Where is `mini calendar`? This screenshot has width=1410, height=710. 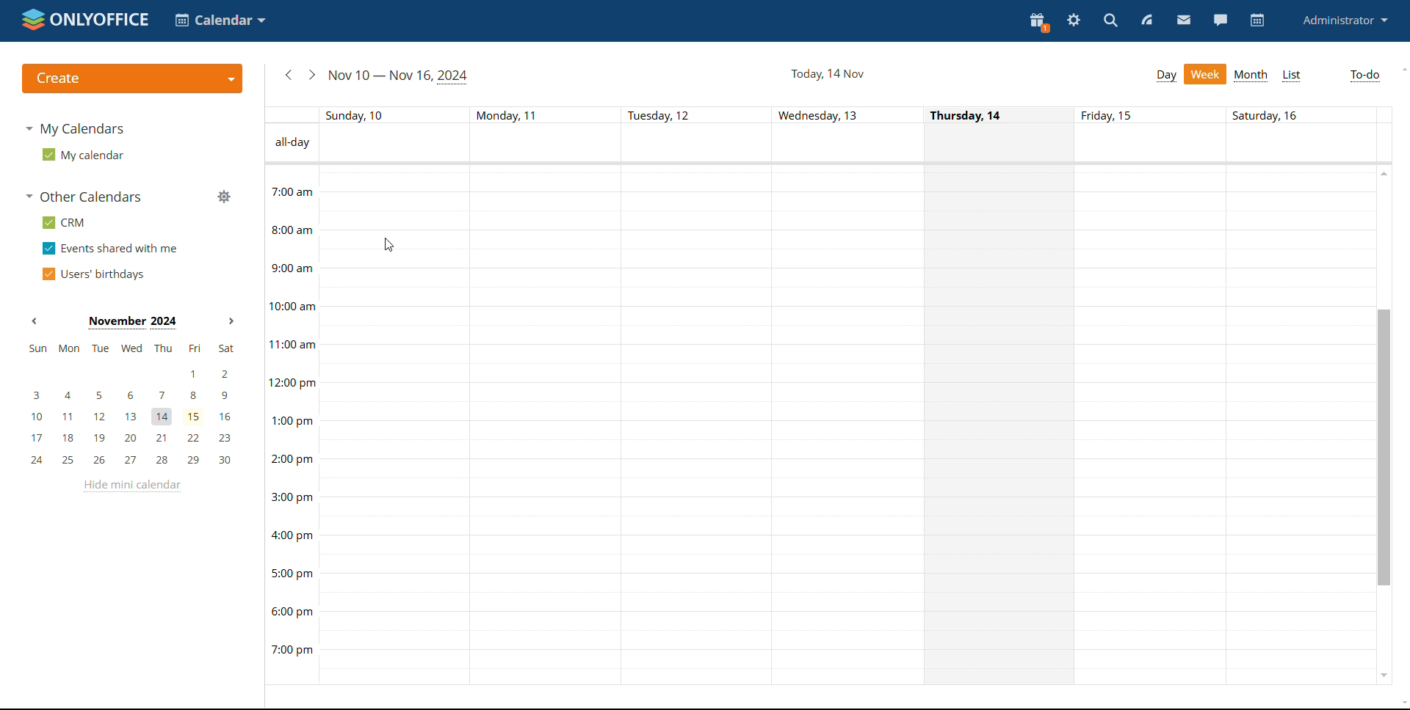
mini calendar is located at coordinates (131, 403).